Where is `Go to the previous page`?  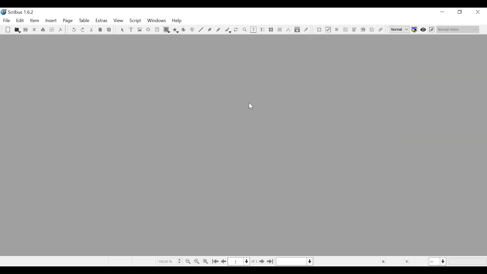 Go to the previous page is located at coordinates (224, 262).